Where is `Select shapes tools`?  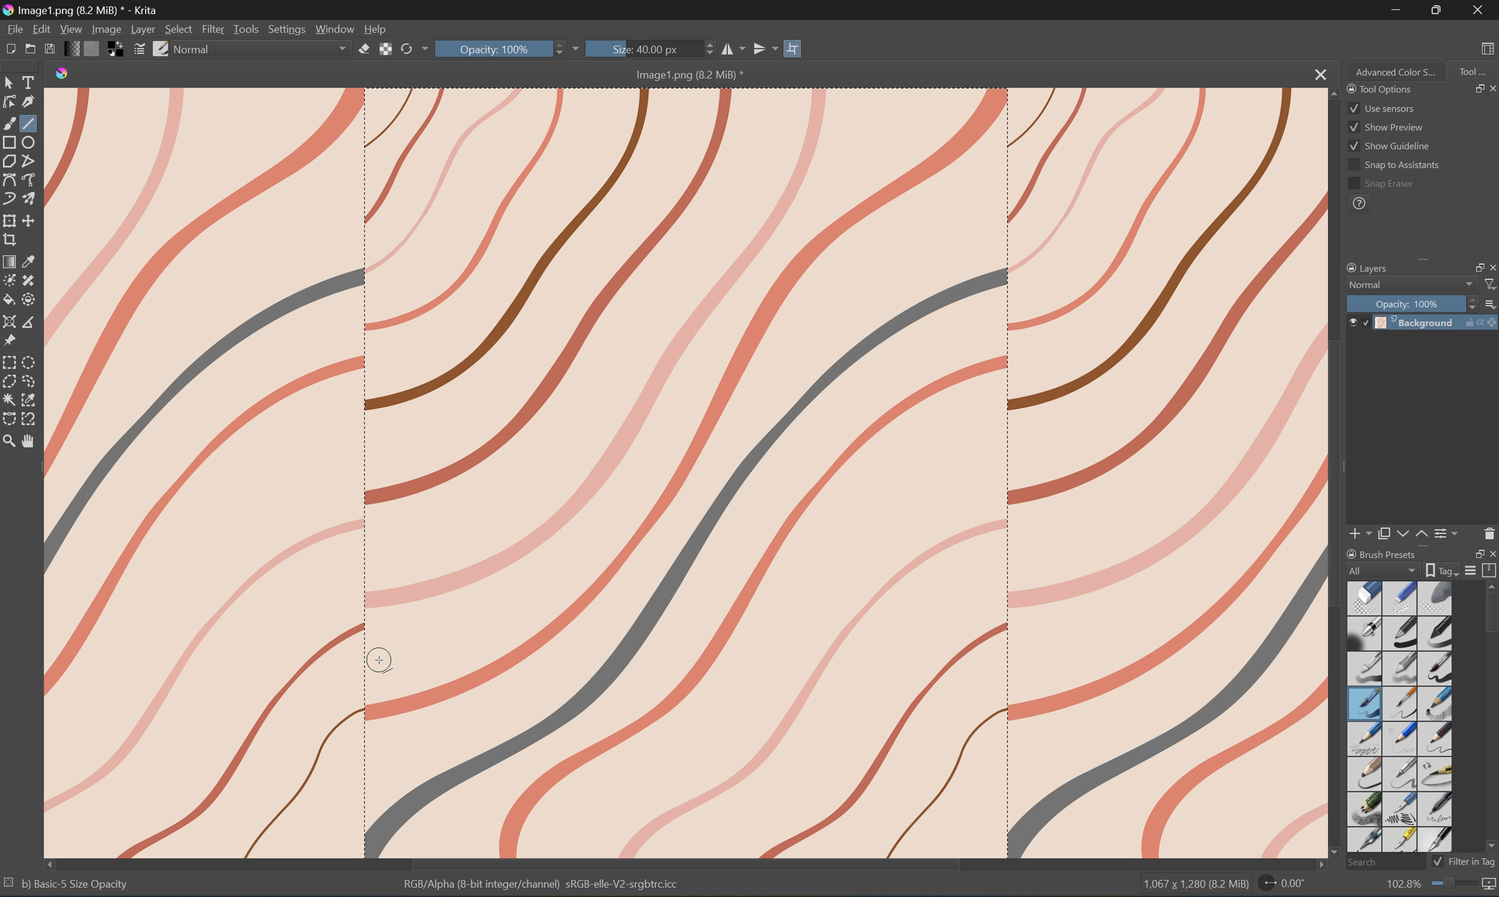
Select shapes tools is located at coordinates (10, 81).